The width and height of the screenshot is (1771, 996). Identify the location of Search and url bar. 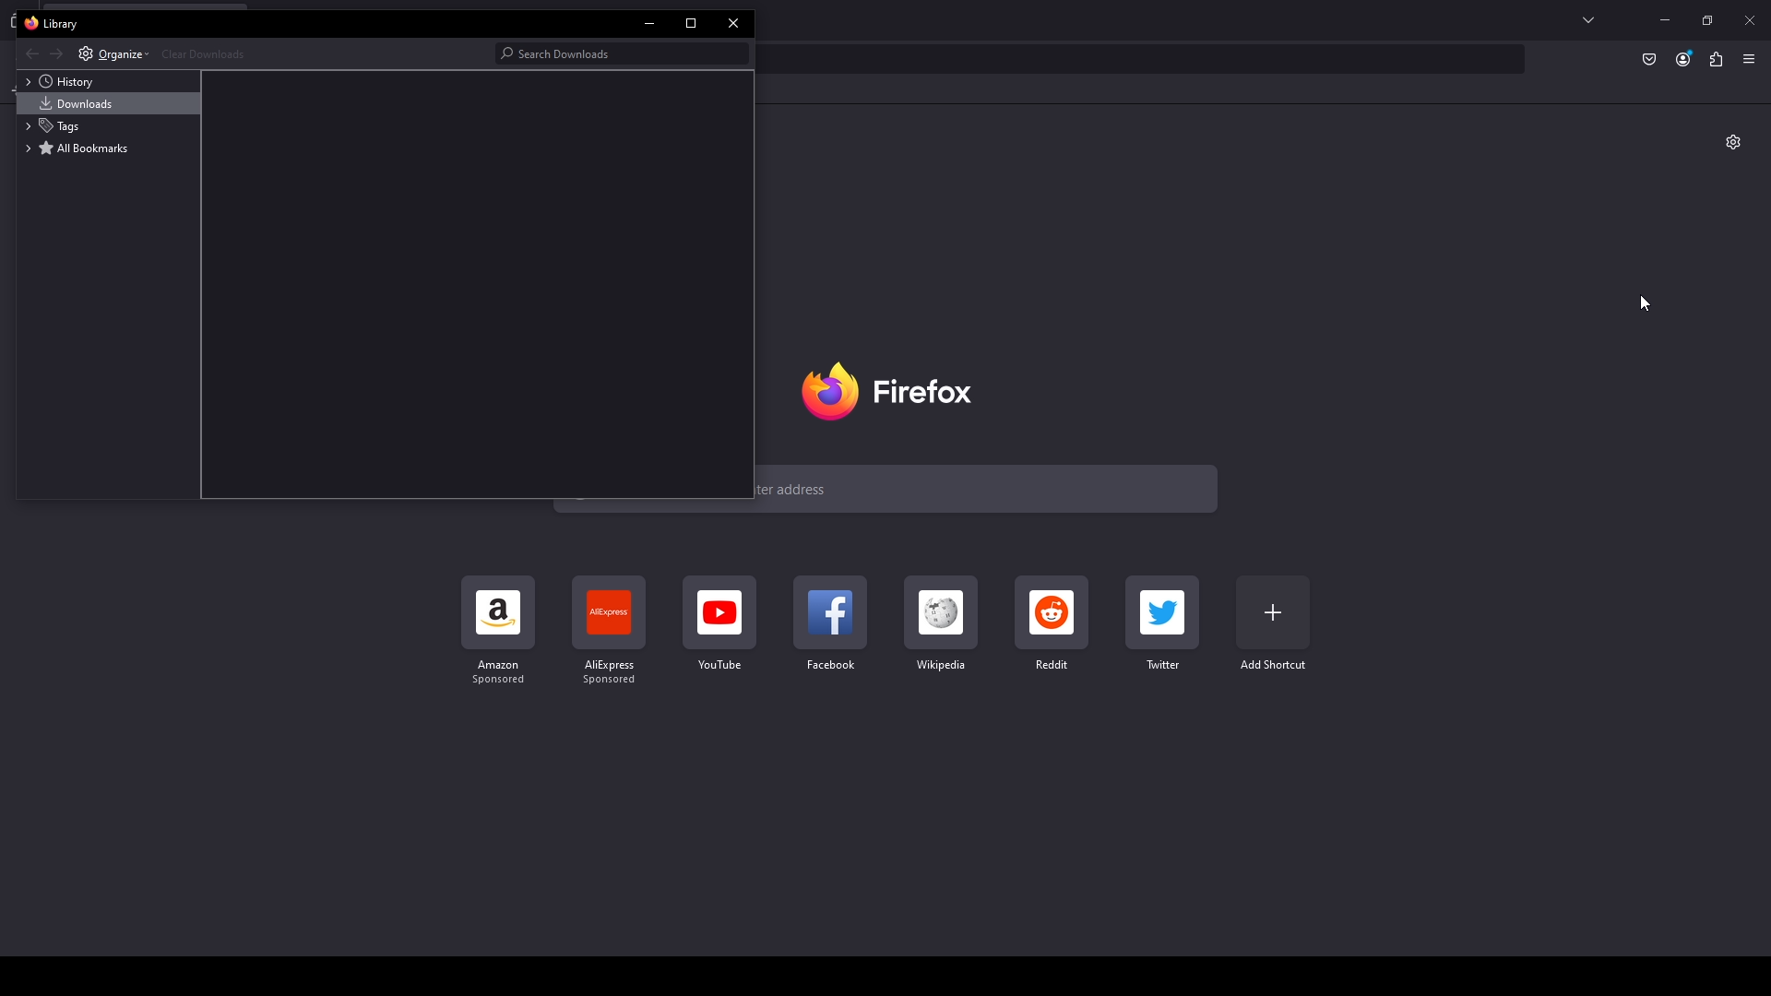
(1144, 59).